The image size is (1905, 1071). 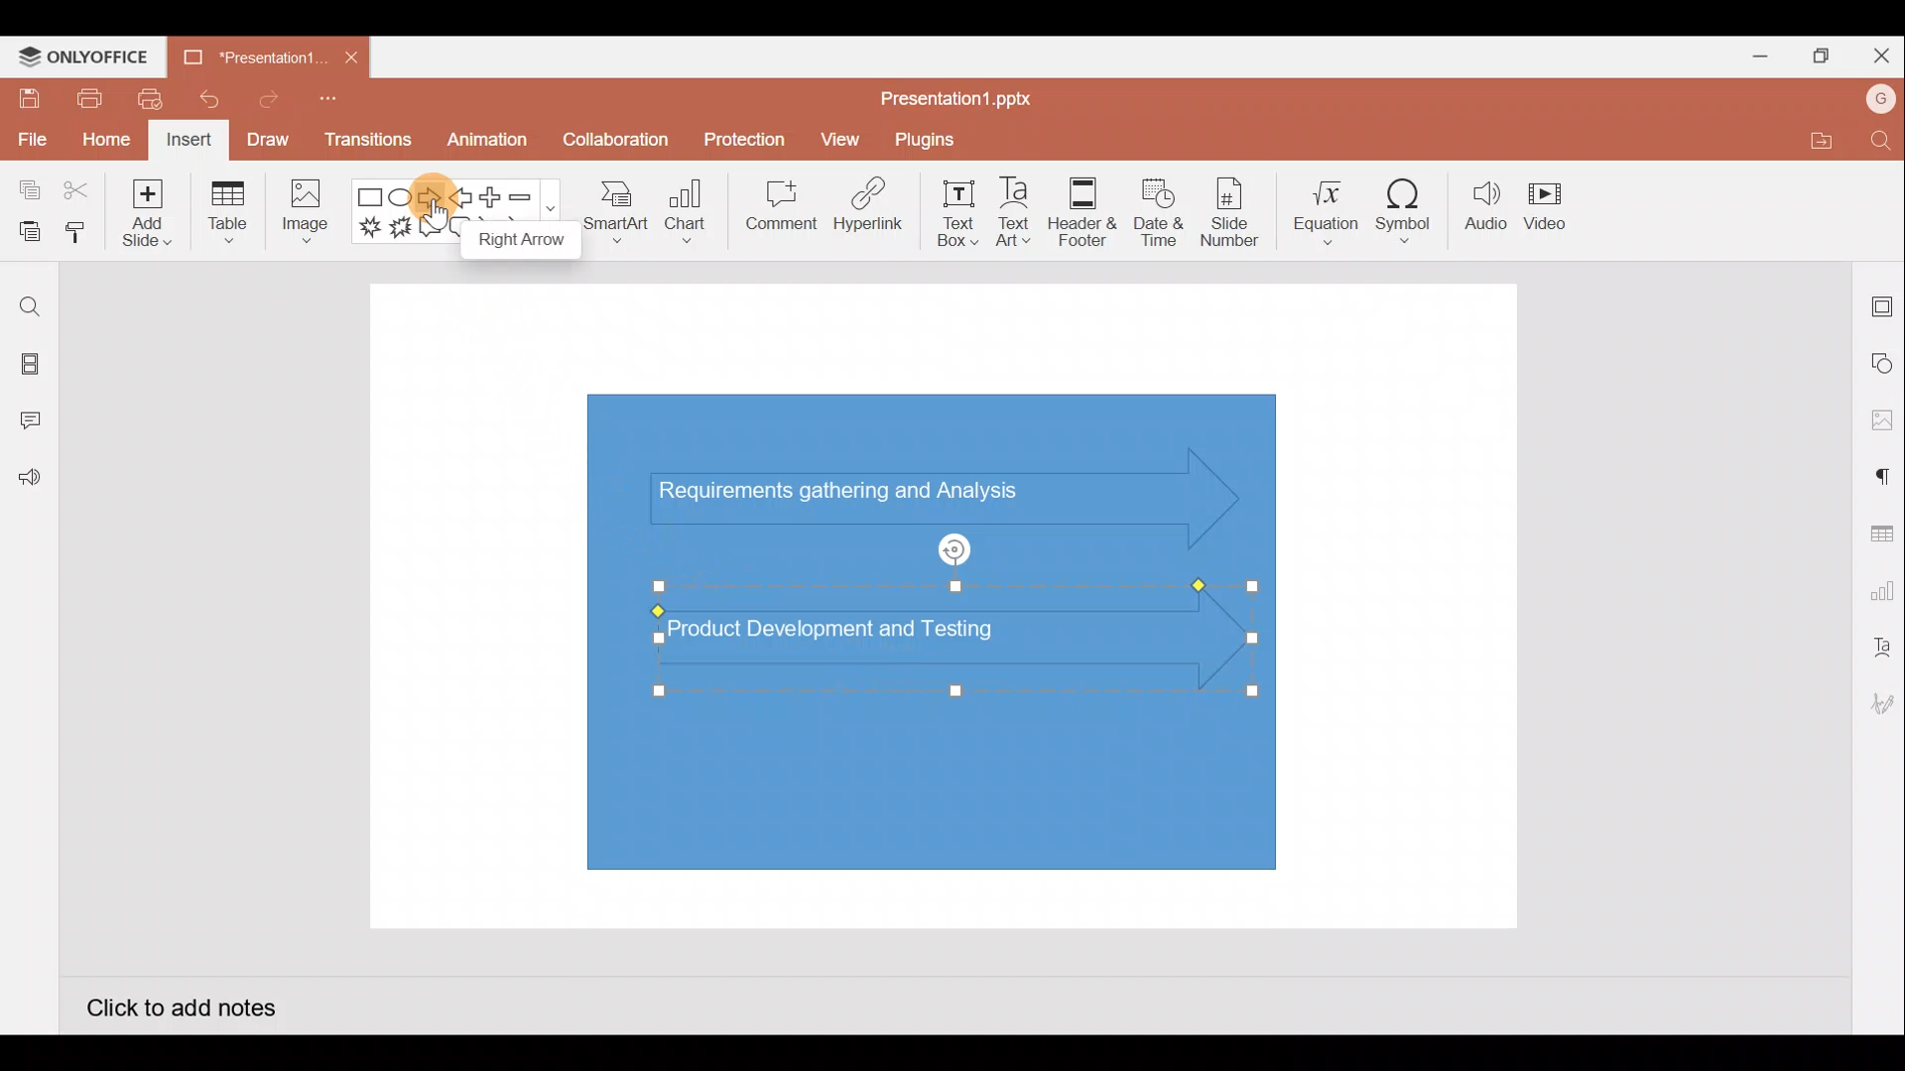 I want to click on Symbol, so click(x=1405, y=206).